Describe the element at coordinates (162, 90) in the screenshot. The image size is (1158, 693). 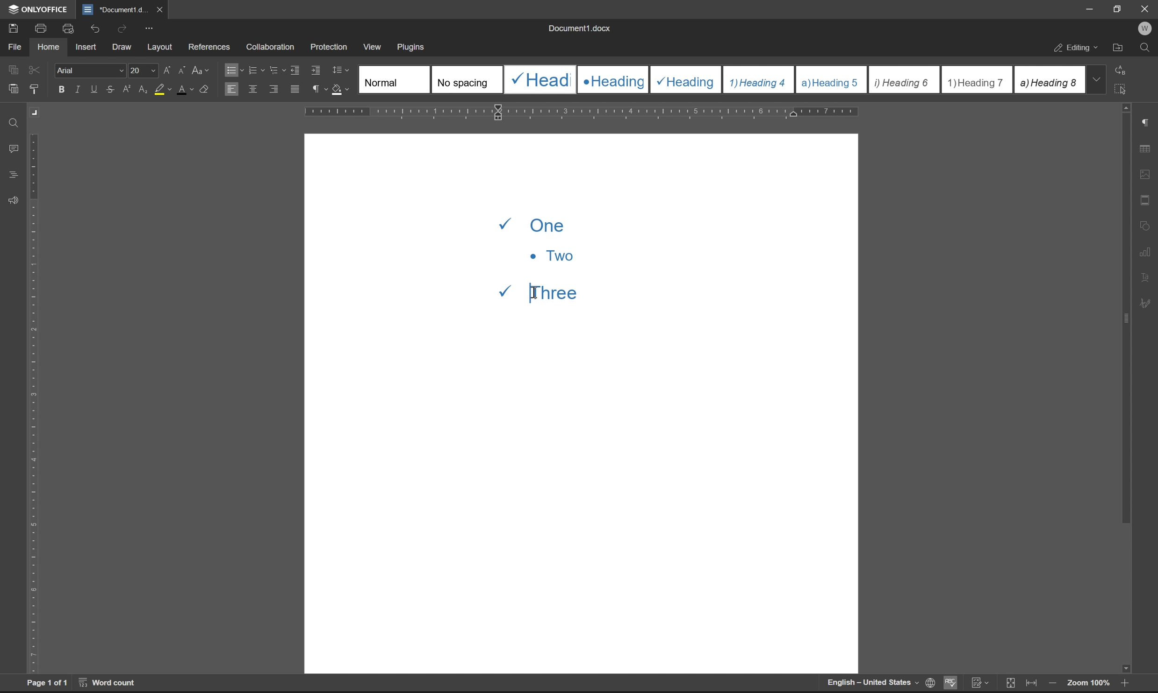
I see `background color` at that location.